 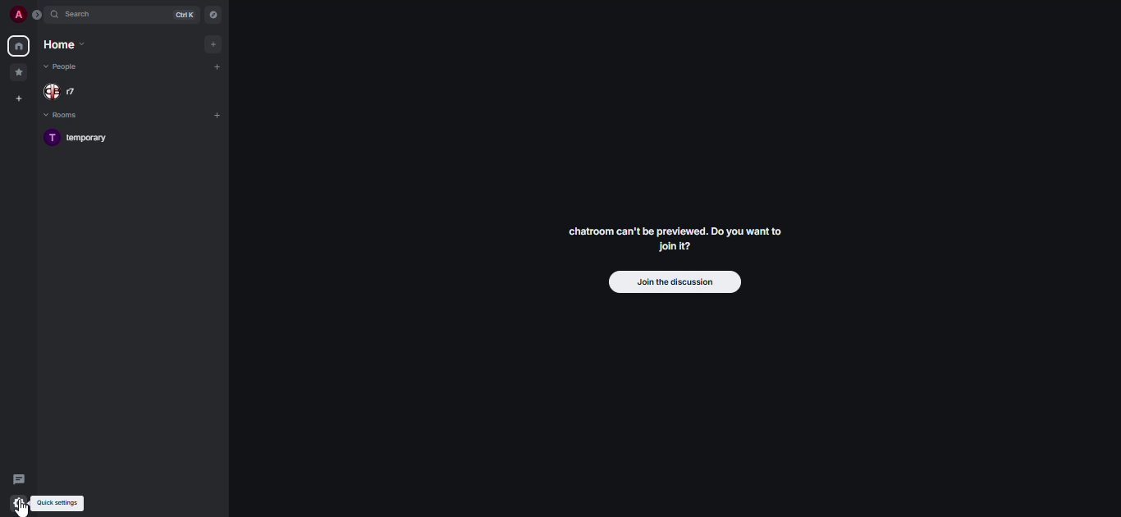 What do you see at coordinates (215, 44) in the screenshot?
I see `add` at bounding box center [215, 44].